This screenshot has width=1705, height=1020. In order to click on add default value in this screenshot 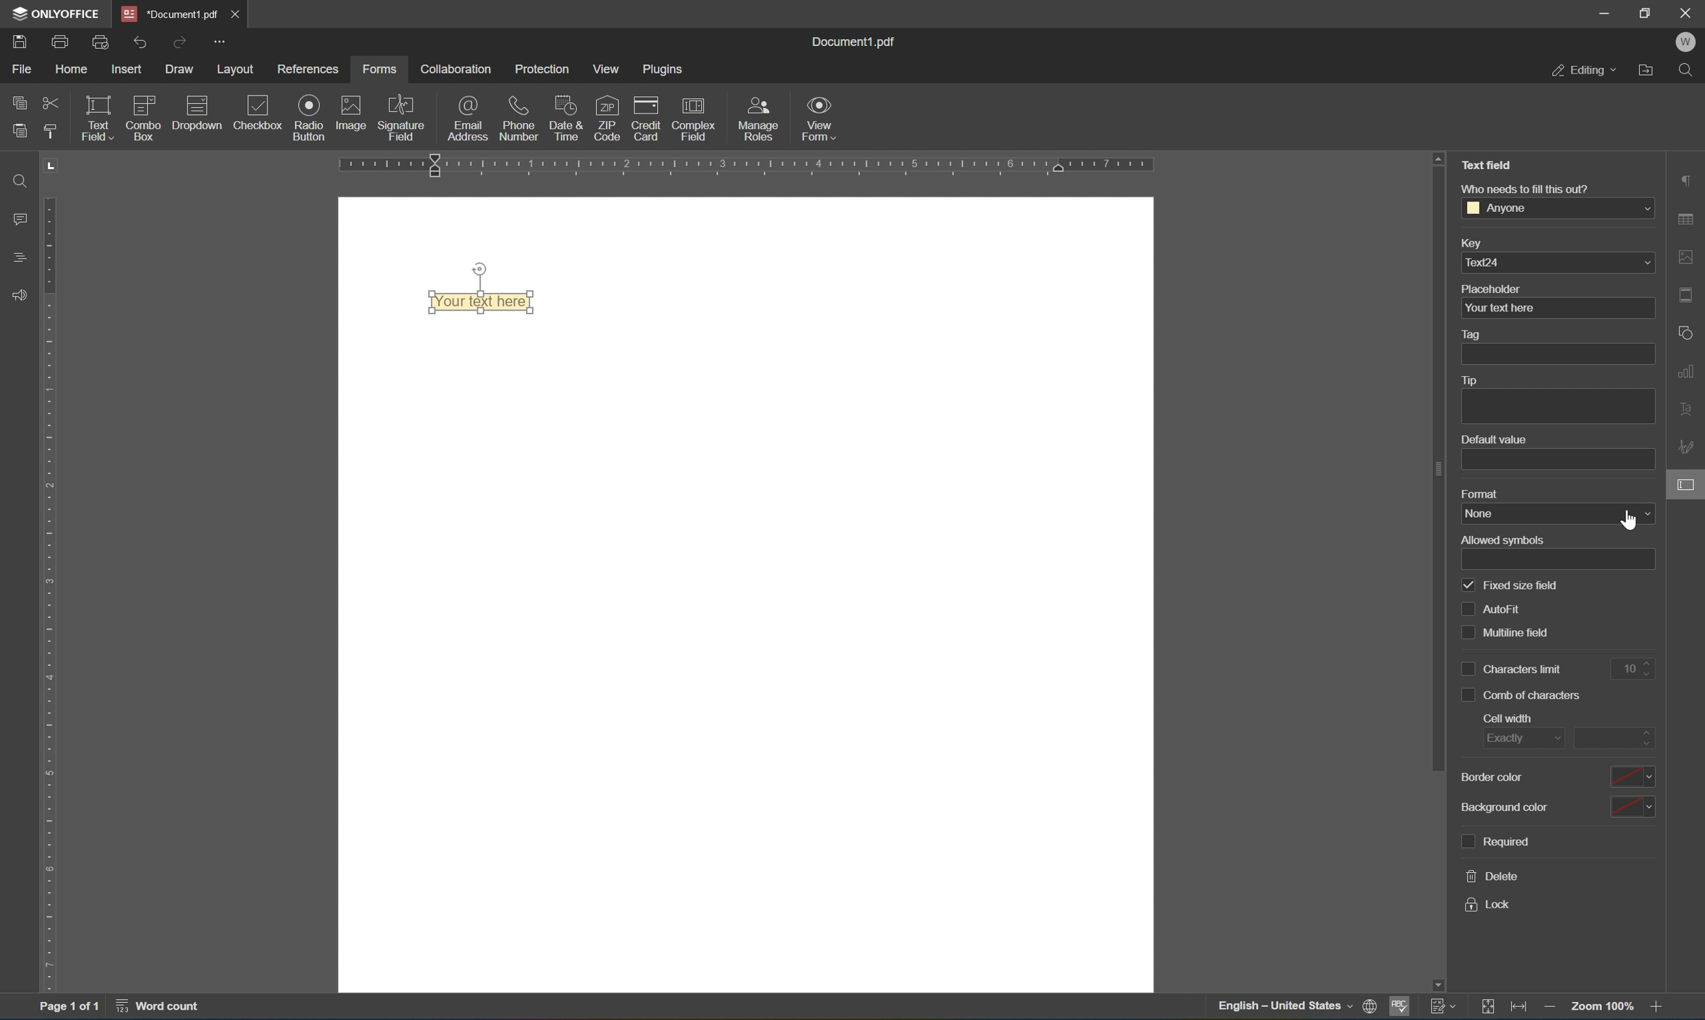, I will do `click(1559, 461)`.